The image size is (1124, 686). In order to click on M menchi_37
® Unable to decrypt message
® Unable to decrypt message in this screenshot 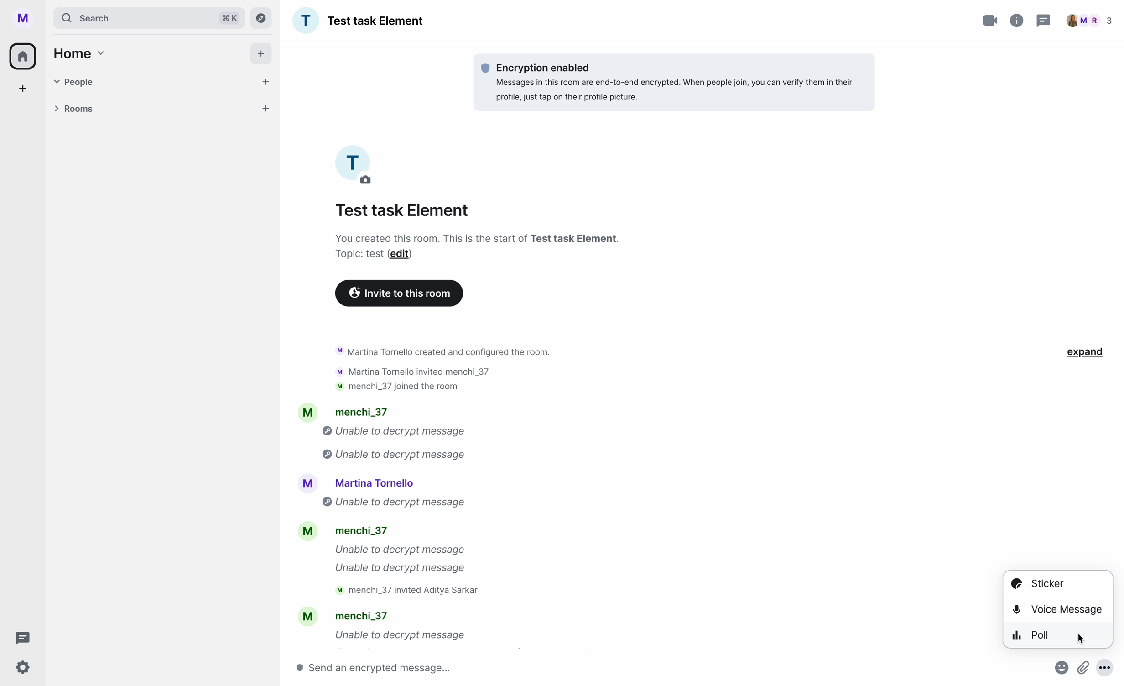, I will do `click(375, 431)`.